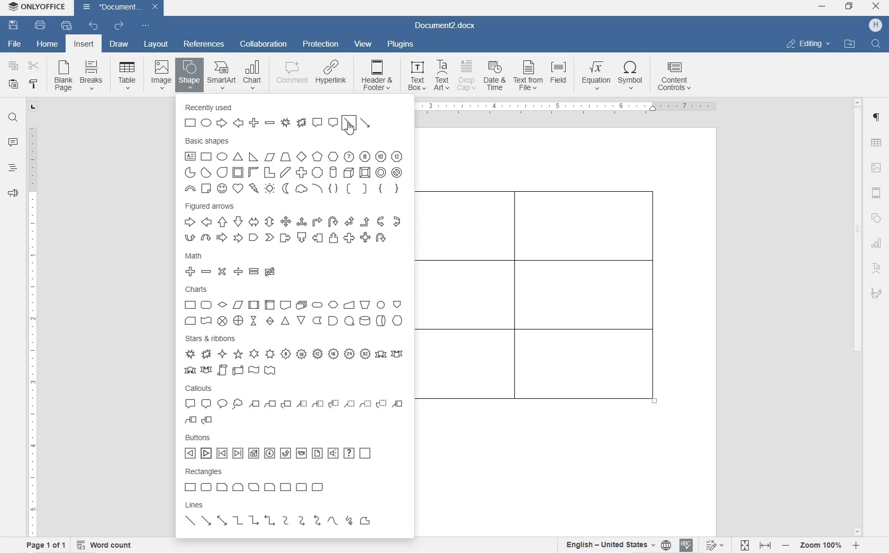 The width and height of the screenshot is (889, 553). What do you see at coordinates (448, 26) in the screenshot?
I see `Document3.docx` at bounding box center [448, 26].